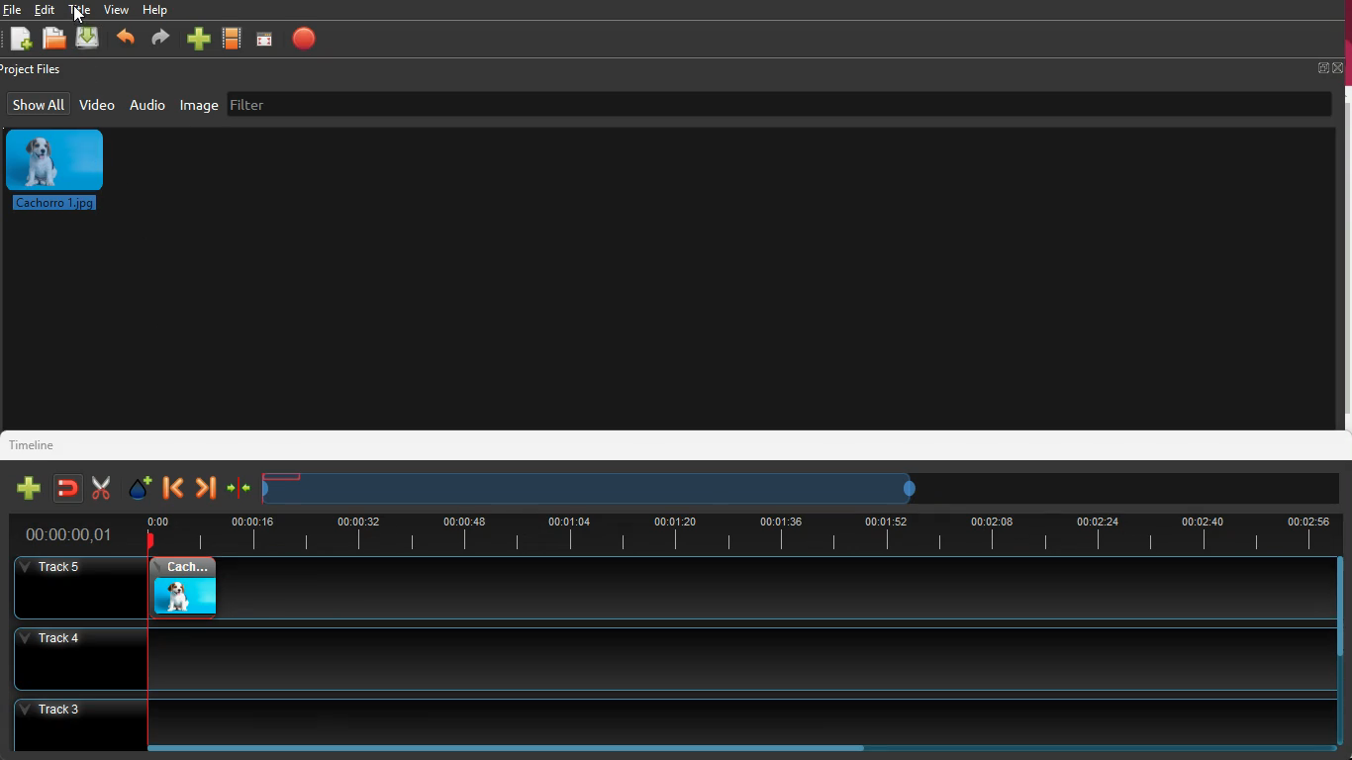 The image size is (1352, 760). Describe the element at coordinates (97, 104) in the screenshot. I see `video` at that location.